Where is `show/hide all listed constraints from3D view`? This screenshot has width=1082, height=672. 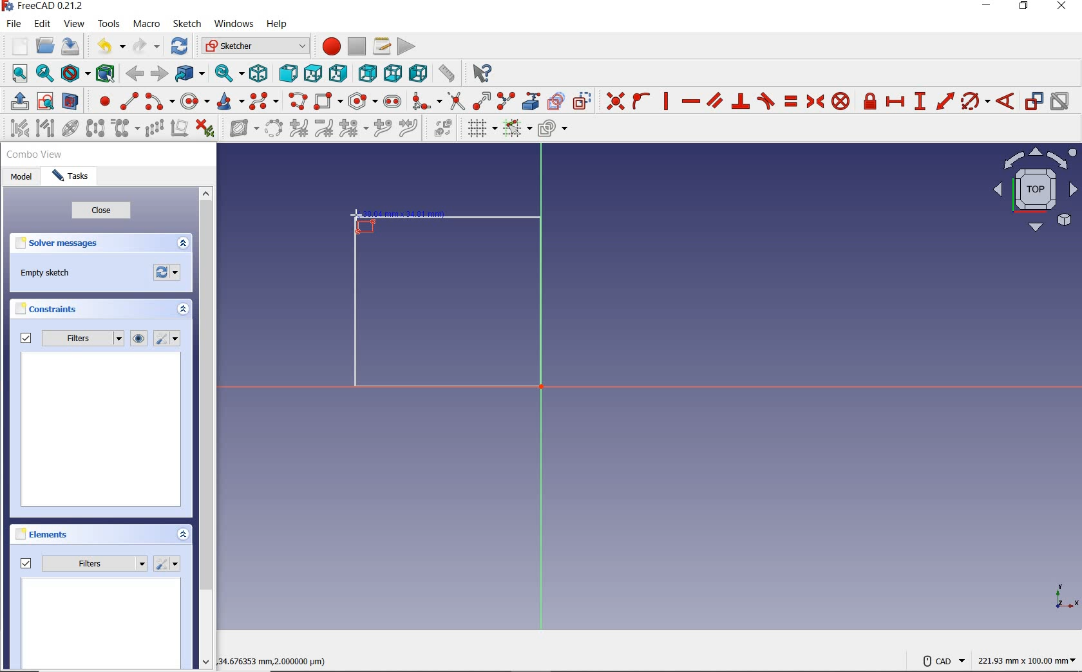
show/hide all listed constraints from3D view is located at coordinates (139, 339).